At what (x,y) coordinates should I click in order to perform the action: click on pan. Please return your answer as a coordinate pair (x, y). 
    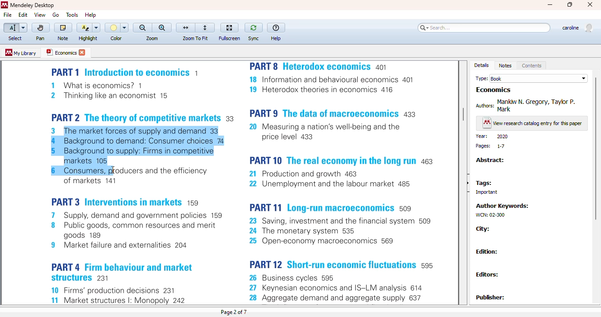
    Looking at the image, I should click on (41, 28).